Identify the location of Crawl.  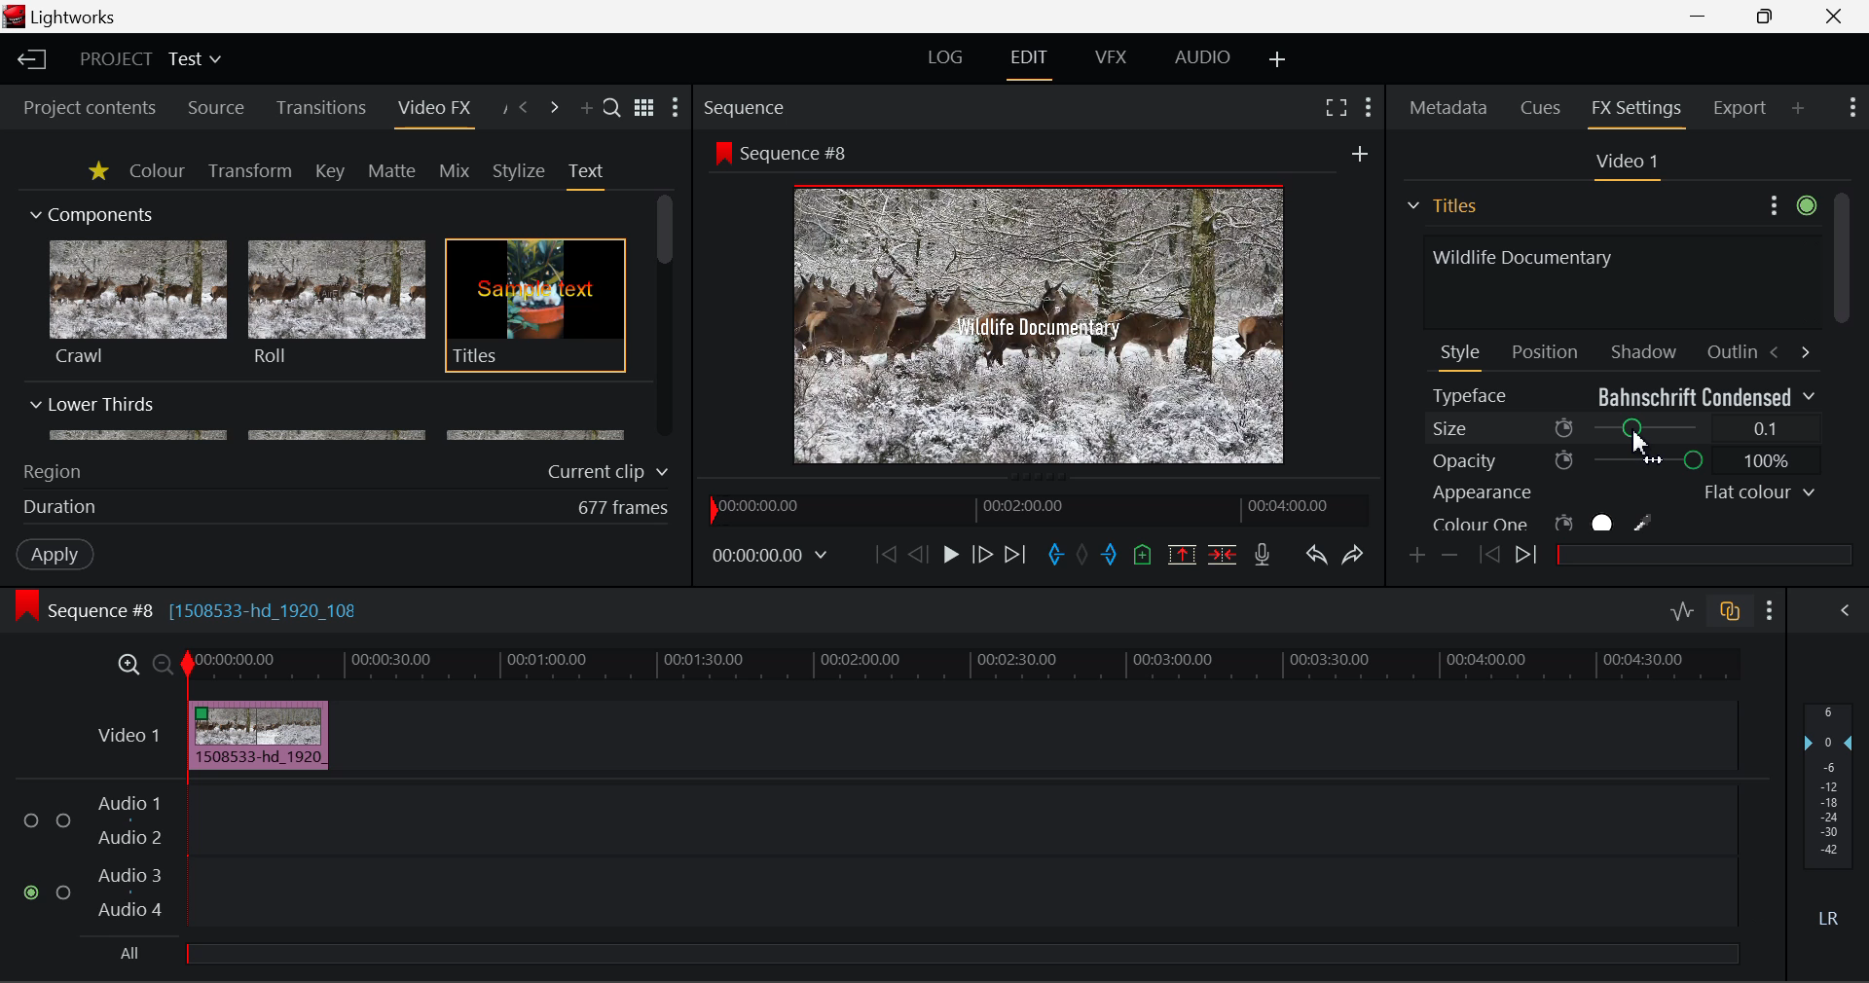
(138, 303).